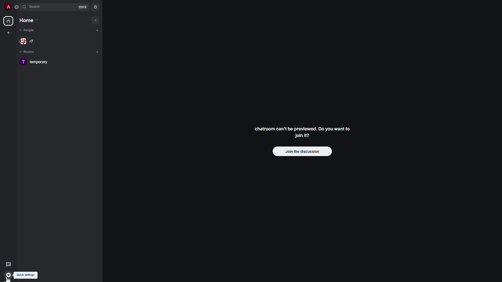  I want to click on quick settings, so click(8, 274).